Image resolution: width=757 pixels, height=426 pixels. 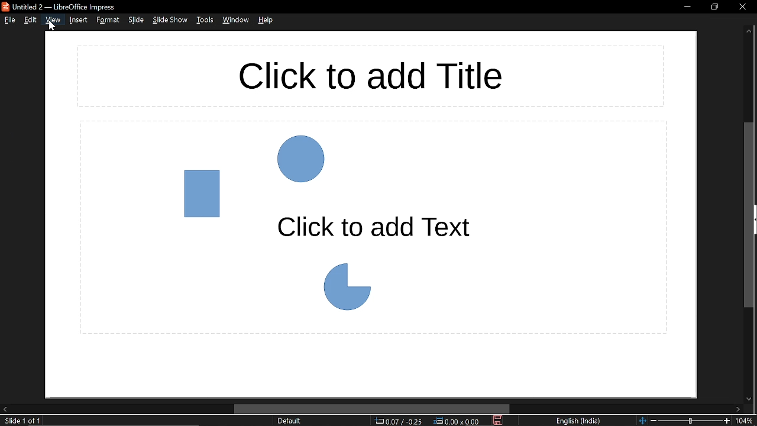 I want to click on Current window, so click(x=74, y=6).